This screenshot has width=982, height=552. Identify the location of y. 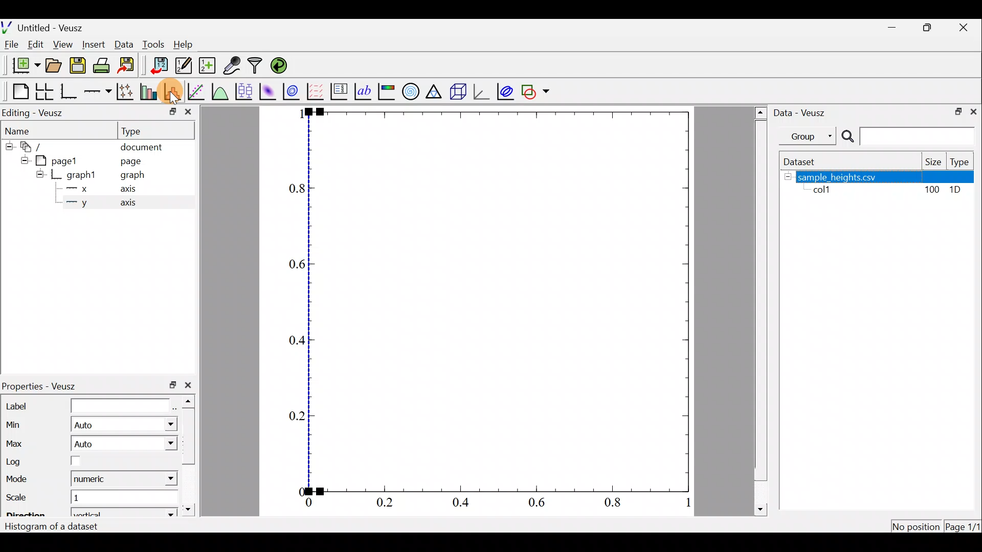
(84, 203).